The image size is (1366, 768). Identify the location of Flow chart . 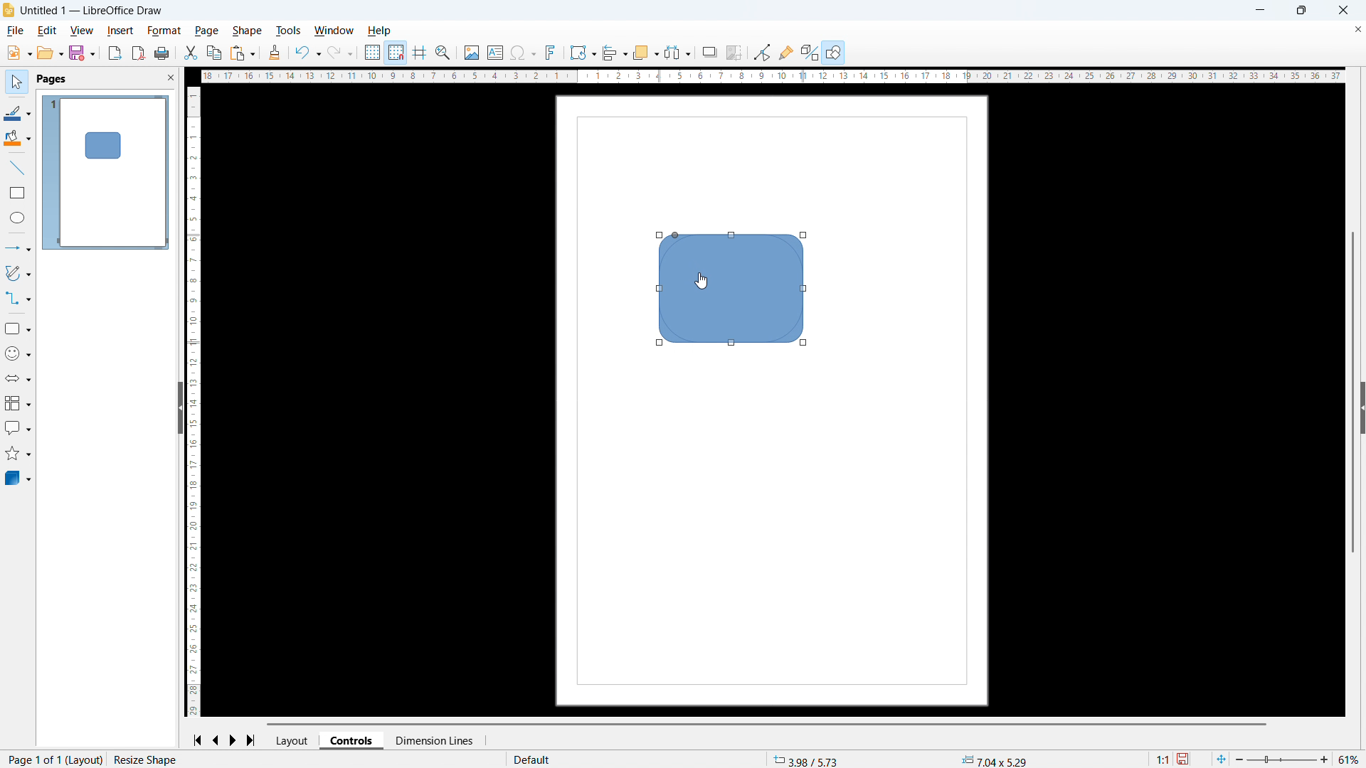
(17, 404).